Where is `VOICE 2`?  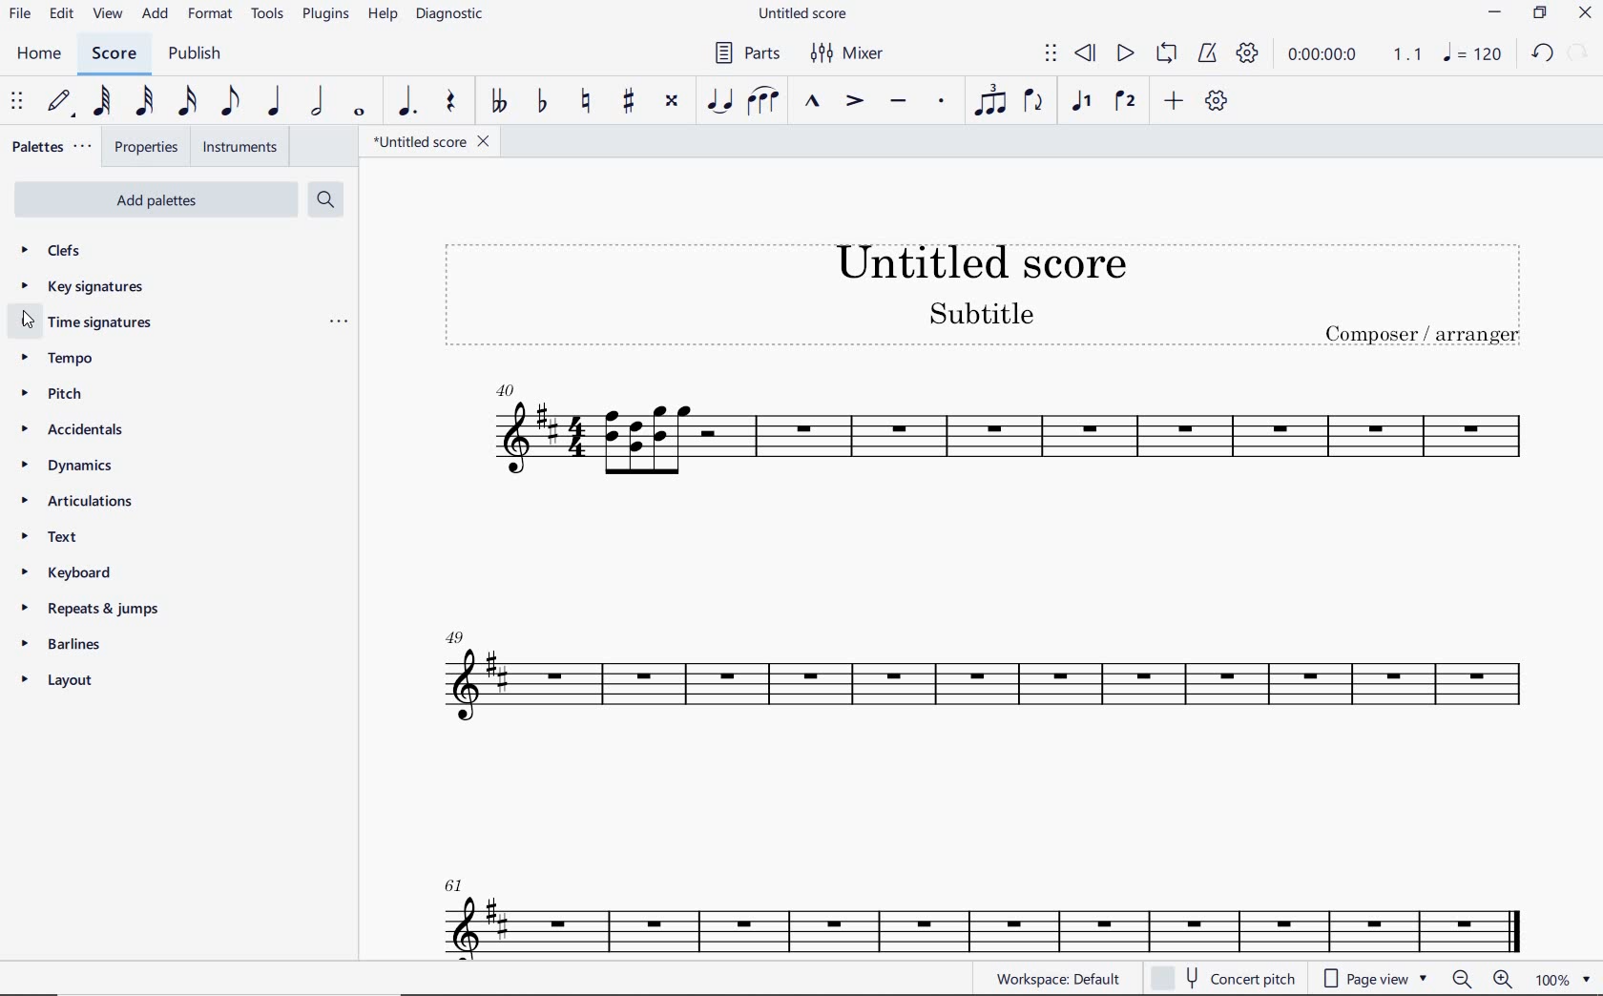 VOICE 2 is located at coordinates (1124, 102).